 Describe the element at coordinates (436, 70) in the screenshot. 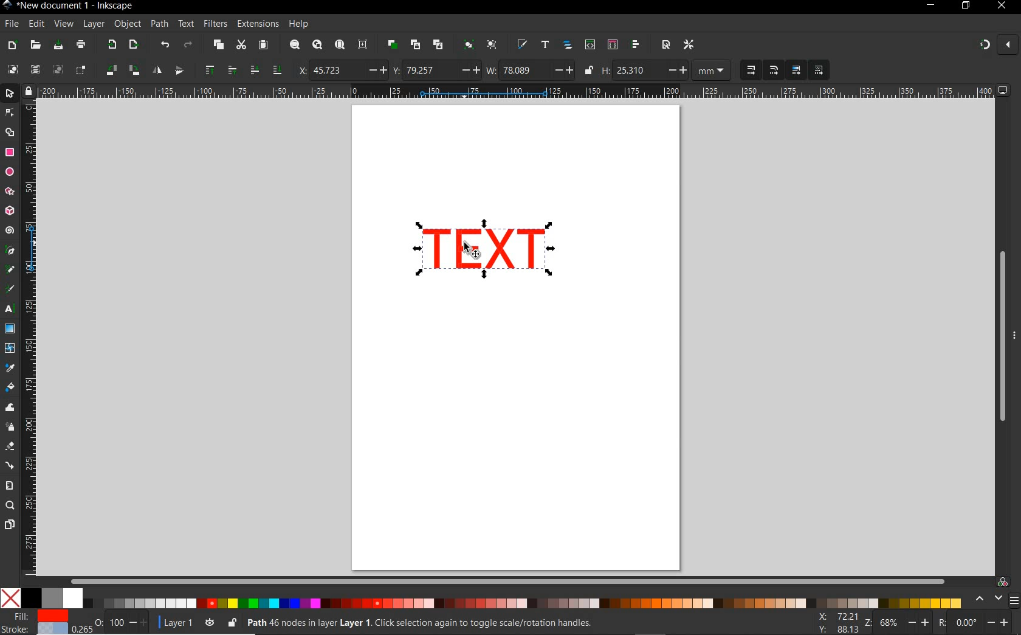

I see `VERTICAL COORDINATE OF SELECTION` at that location.